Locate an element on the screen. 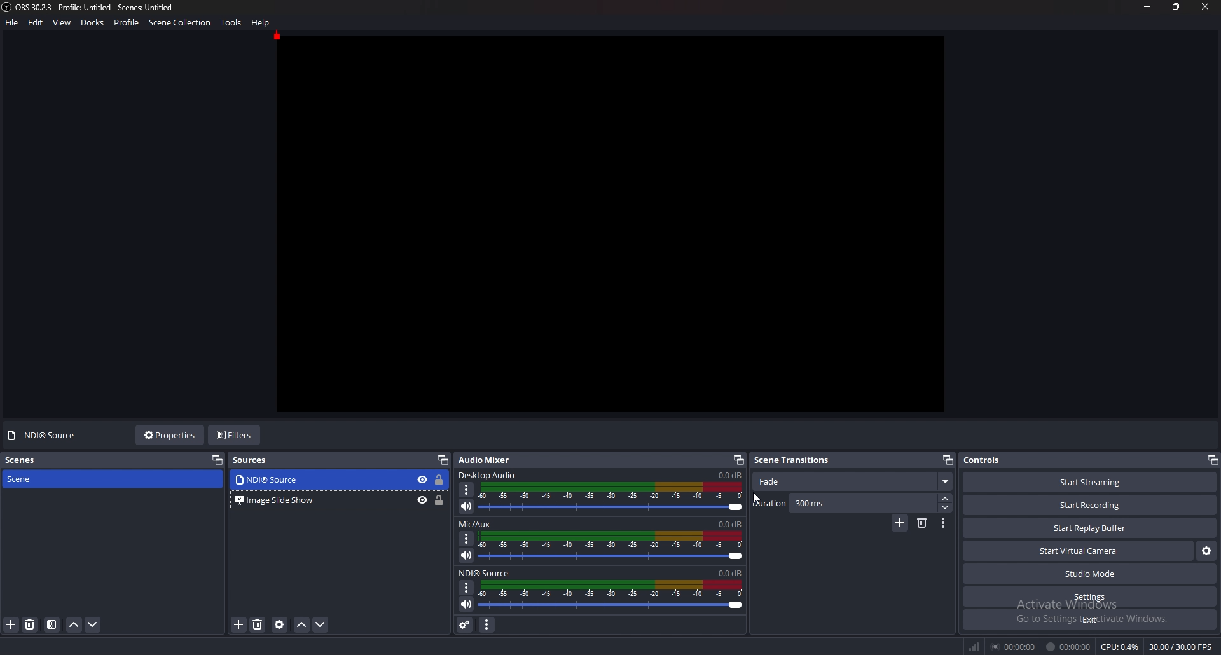 This screenshot has height=655, width=1221. CPu is located at coordinates (1119, 644).